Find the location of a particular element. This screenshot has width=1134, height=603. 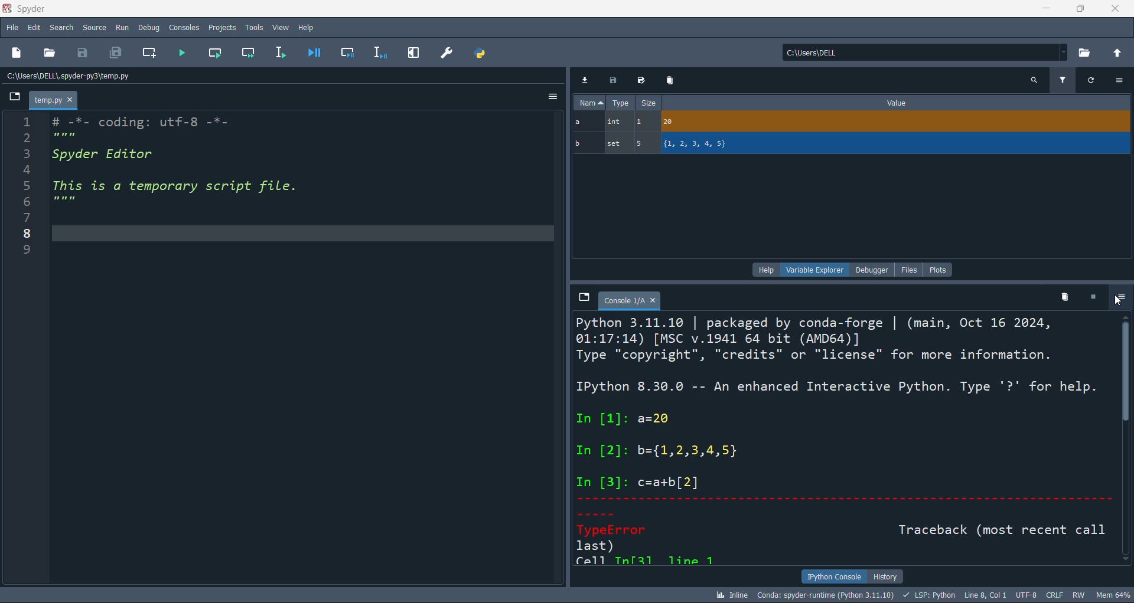

Spyder is located at coordinates (64, 9).